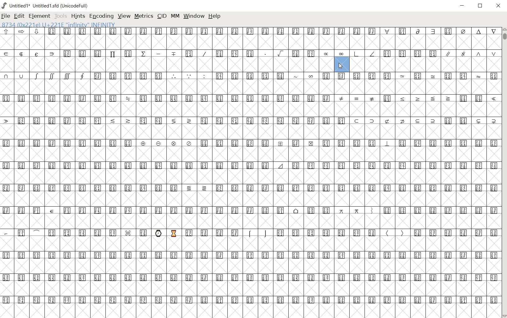 This screenshot has height=318, width=507. What do you see at coordinates (252, 243) in the screenshot?
I see `empty glyph slots` at bounding box center [252, 243].